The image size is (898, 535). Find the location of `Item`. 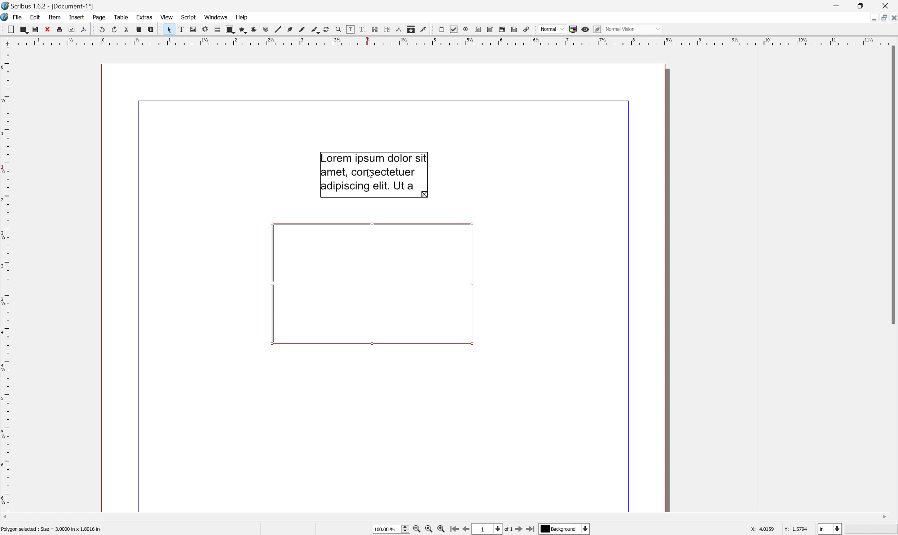

Item is located at coordinates (56, 17).